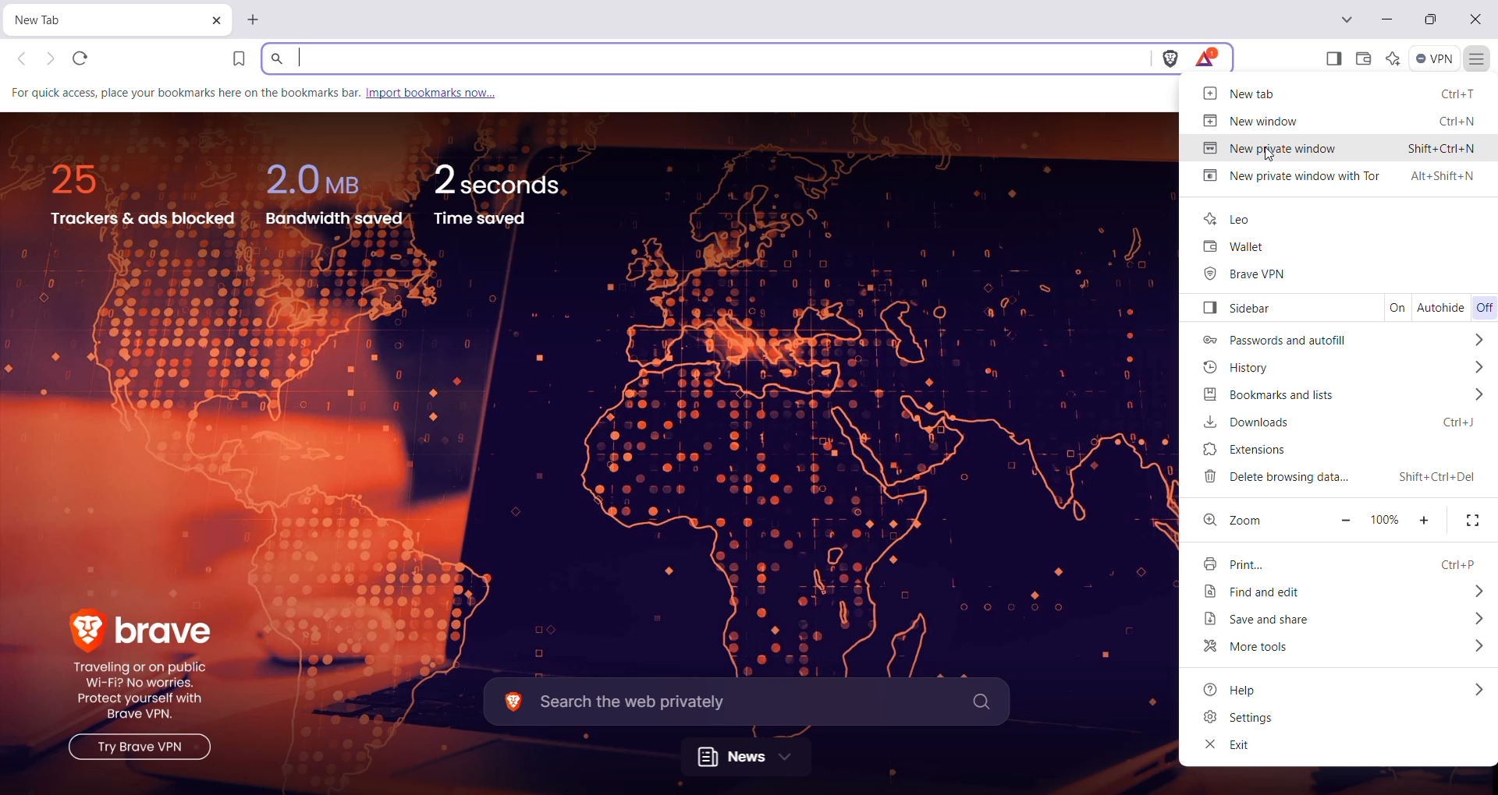 The height and width of the screenshot is (795, 1498). Describe the element at coordinates (1273, 593) in the screenshot. I see `Find and edit` at that location.